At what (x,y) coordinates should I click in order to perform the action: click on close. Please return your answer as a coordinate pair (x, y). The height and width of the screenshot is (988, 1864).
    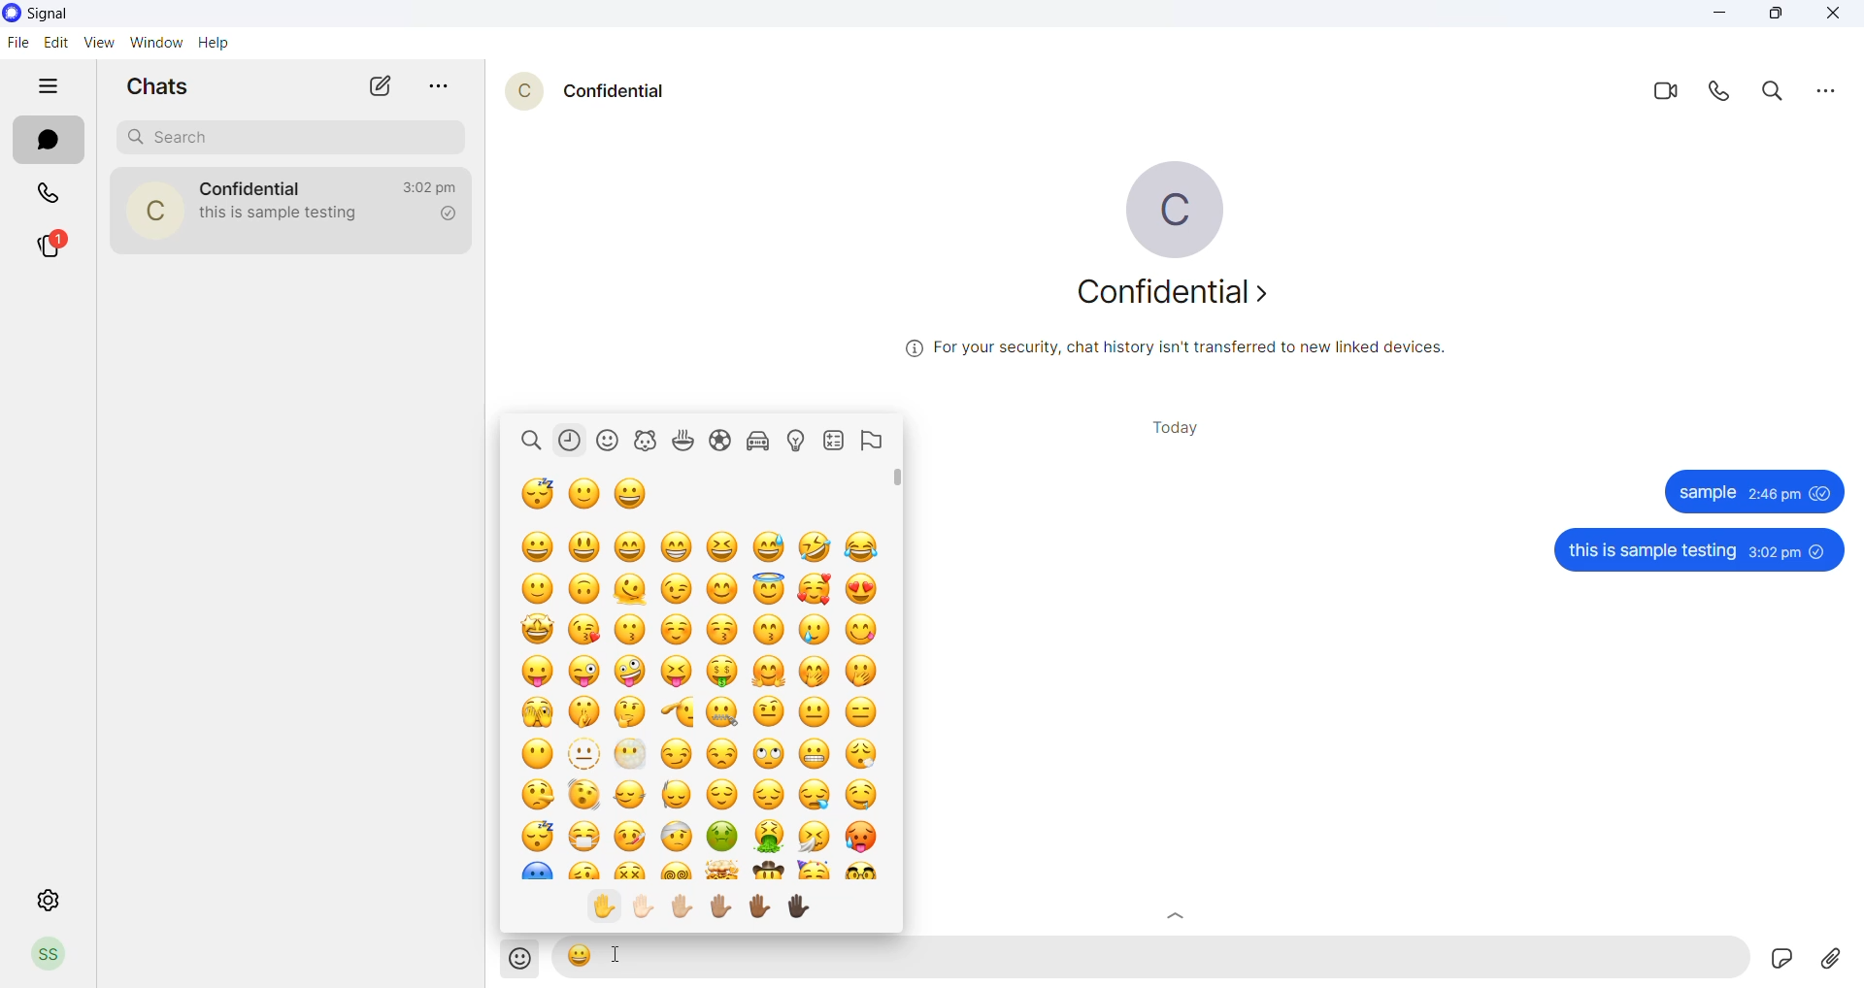
    Looking at the image, I should click on (1830, 16).